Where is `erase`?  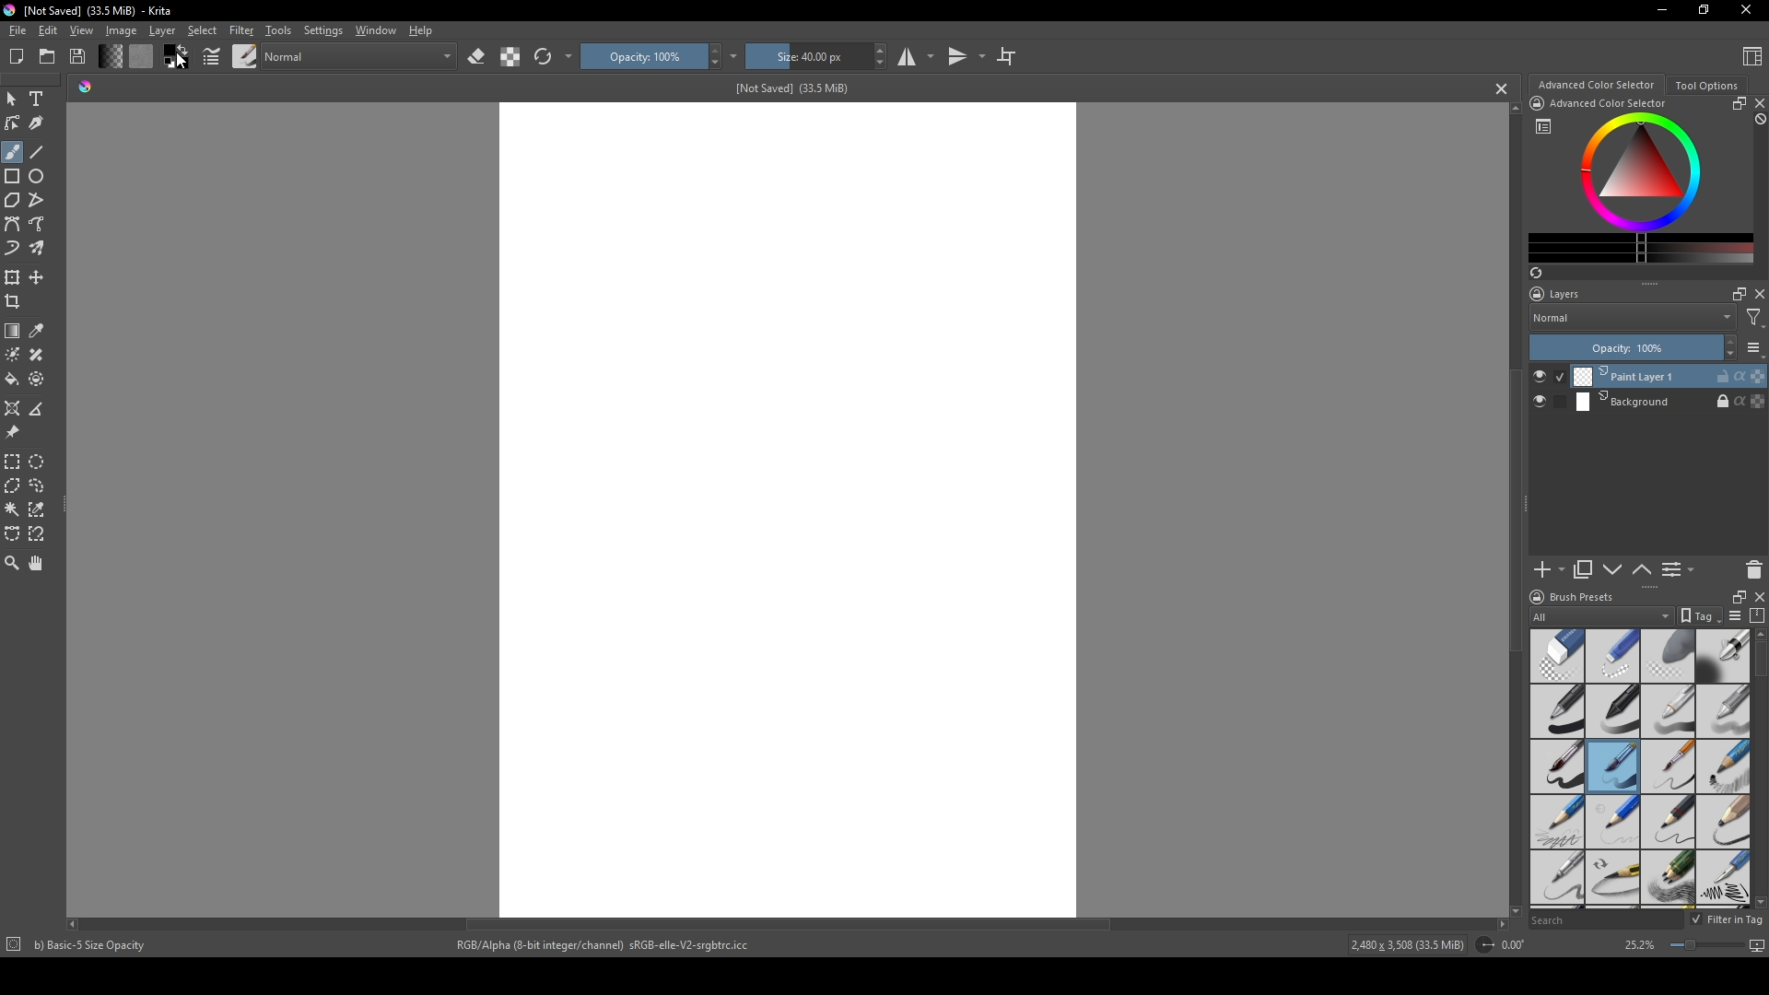
erase is located at coordinates (477, 57).